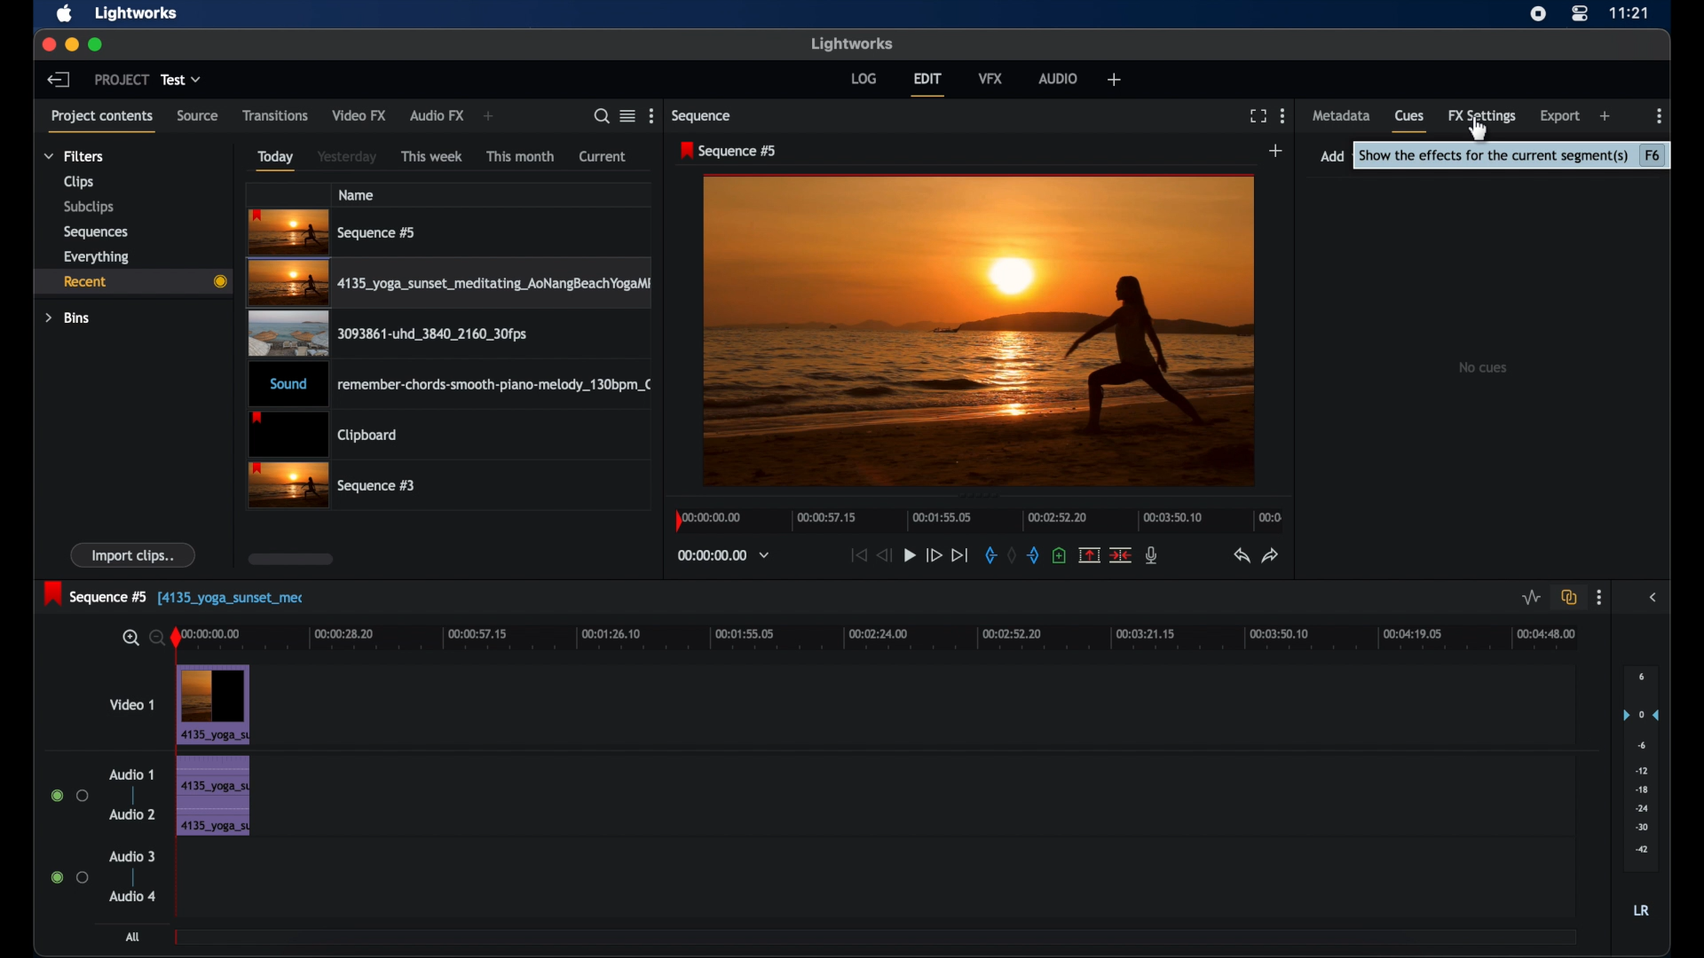  I want to click on search, so click(596, 116).